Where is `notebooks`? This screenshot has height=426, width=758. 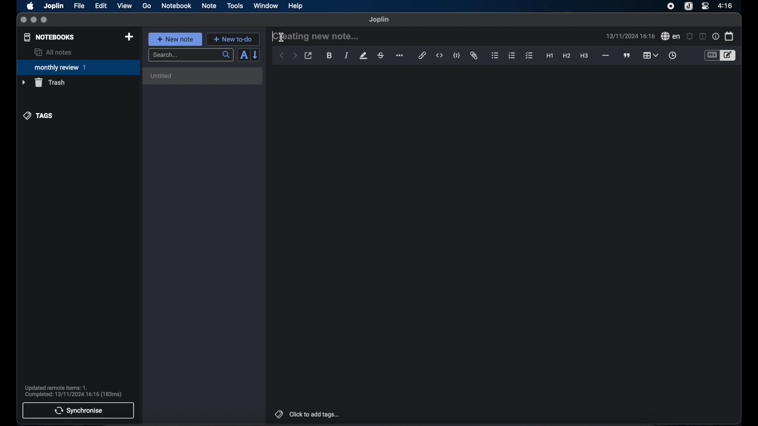 notebooks is located at coordinates (49, 37).